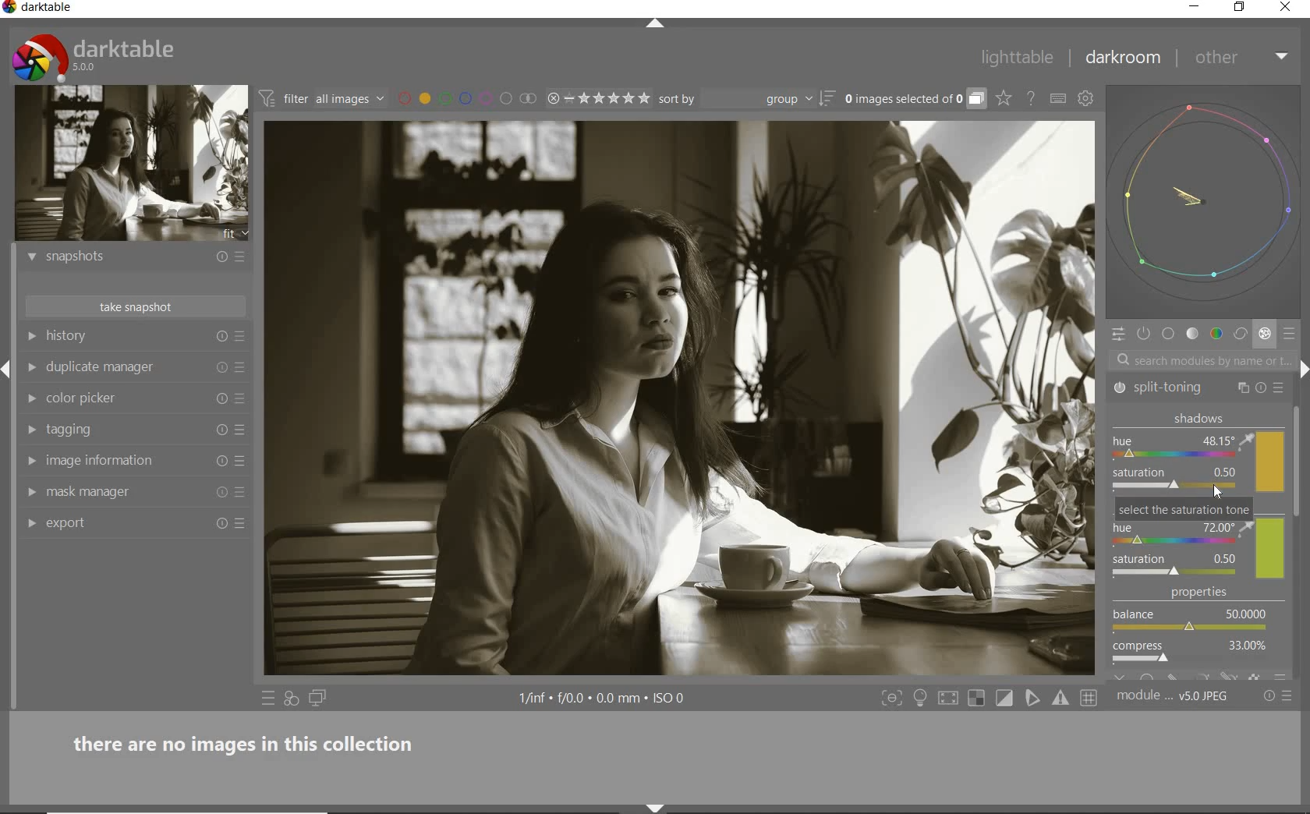 This screenshot has height=814, width=1310. I want to click on darkroom, so click(1124, 61).